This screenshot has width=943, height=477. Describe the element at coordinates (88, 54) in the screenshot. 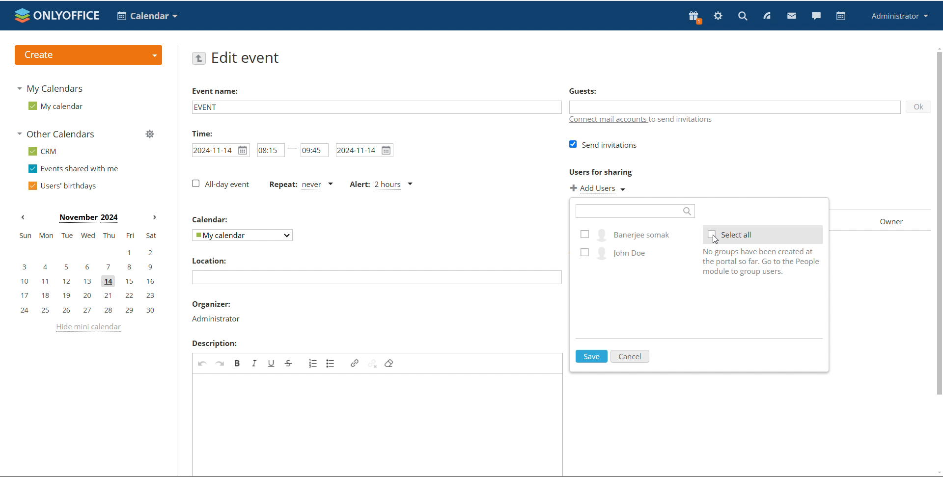

I see `create` at that location.